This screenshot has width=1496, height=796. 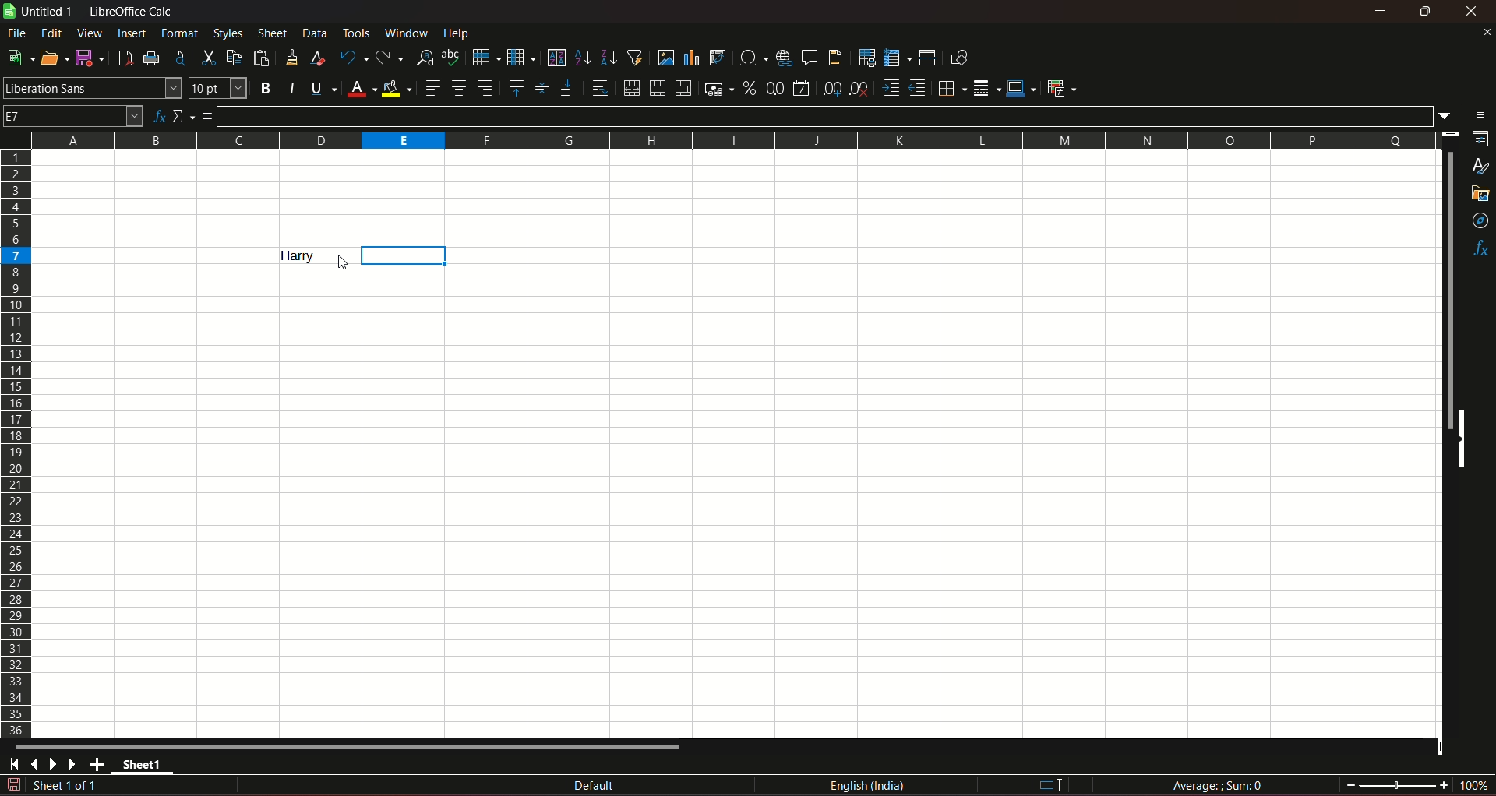 I want to click on undo, so click(x=352, y=57).